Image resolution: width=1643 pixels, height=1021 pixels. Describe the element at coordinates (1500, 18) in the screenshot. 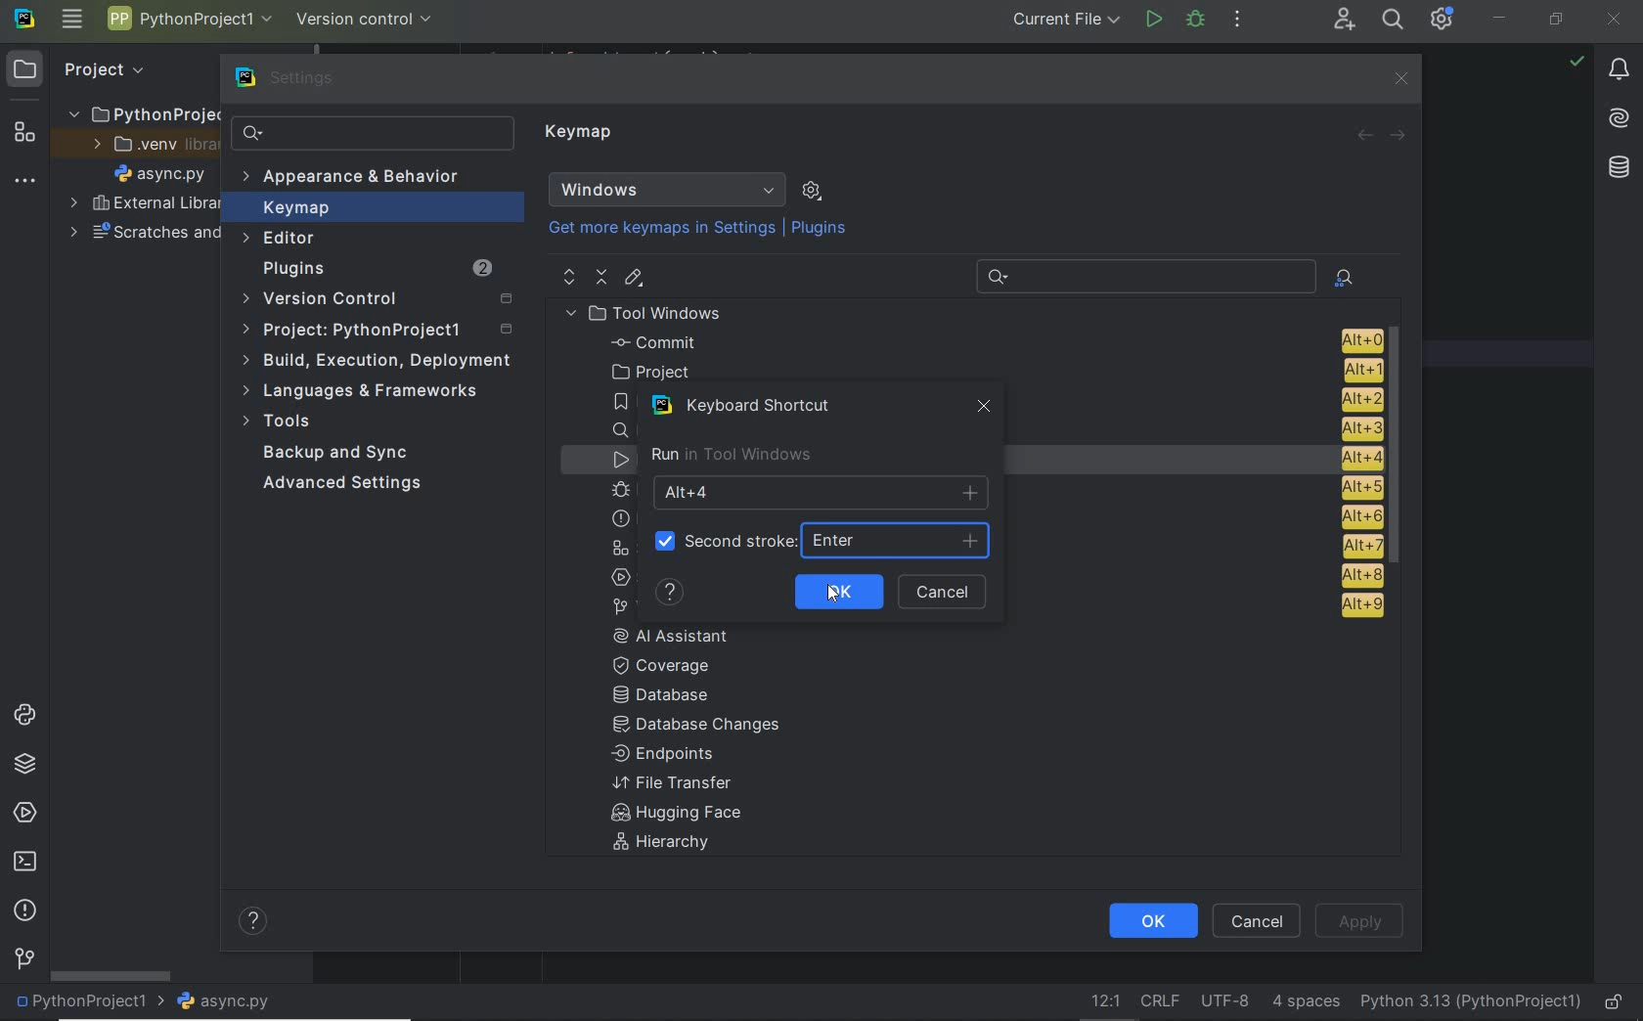

I see `minimize` at that location.